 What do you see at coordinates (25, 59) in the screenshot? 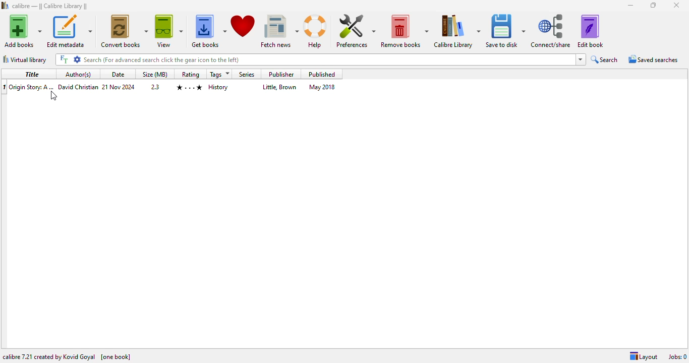
I see `virtual library` at bounding box center [25, 59].